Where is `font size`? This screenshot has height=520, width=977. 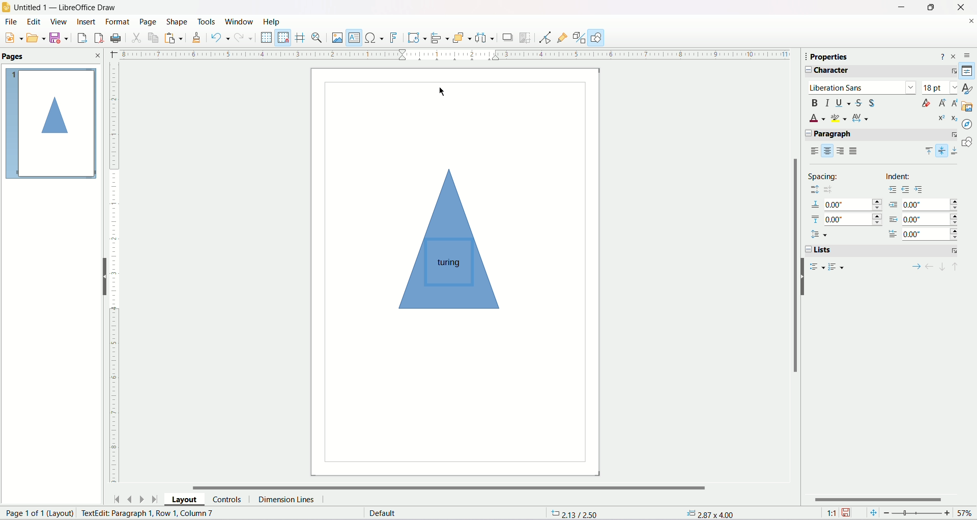
font size is located at coordinates (941, 89).